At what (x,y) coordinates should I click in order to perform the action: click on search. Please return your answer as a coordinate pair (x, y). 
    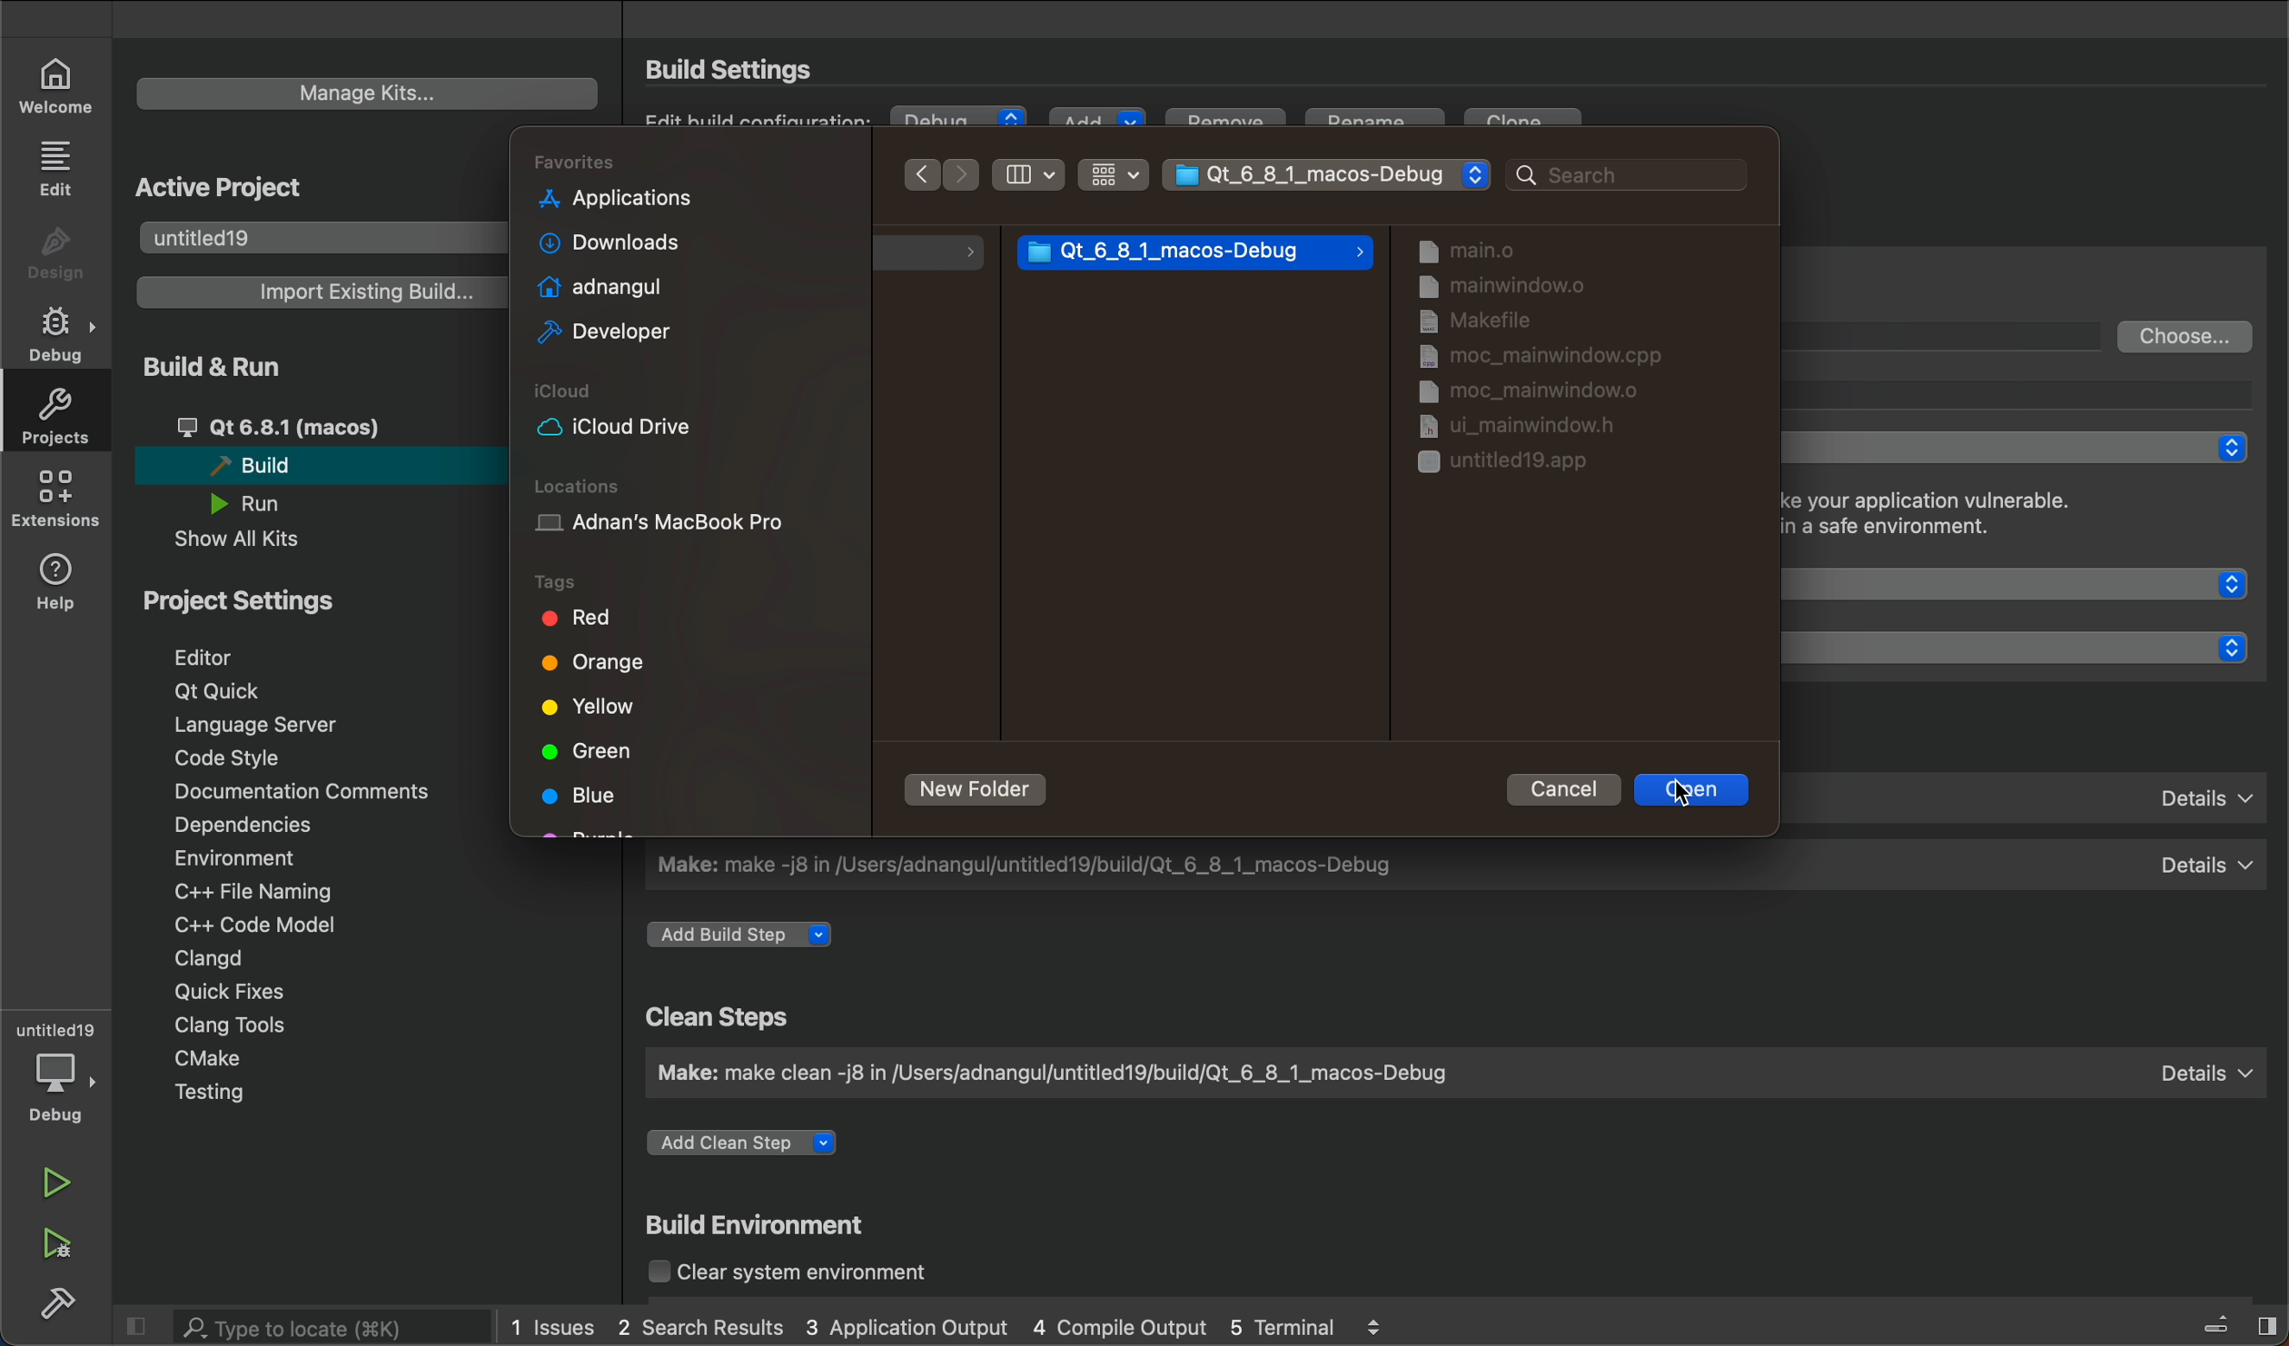
    Looking at the image, I should click on (312, 1327).